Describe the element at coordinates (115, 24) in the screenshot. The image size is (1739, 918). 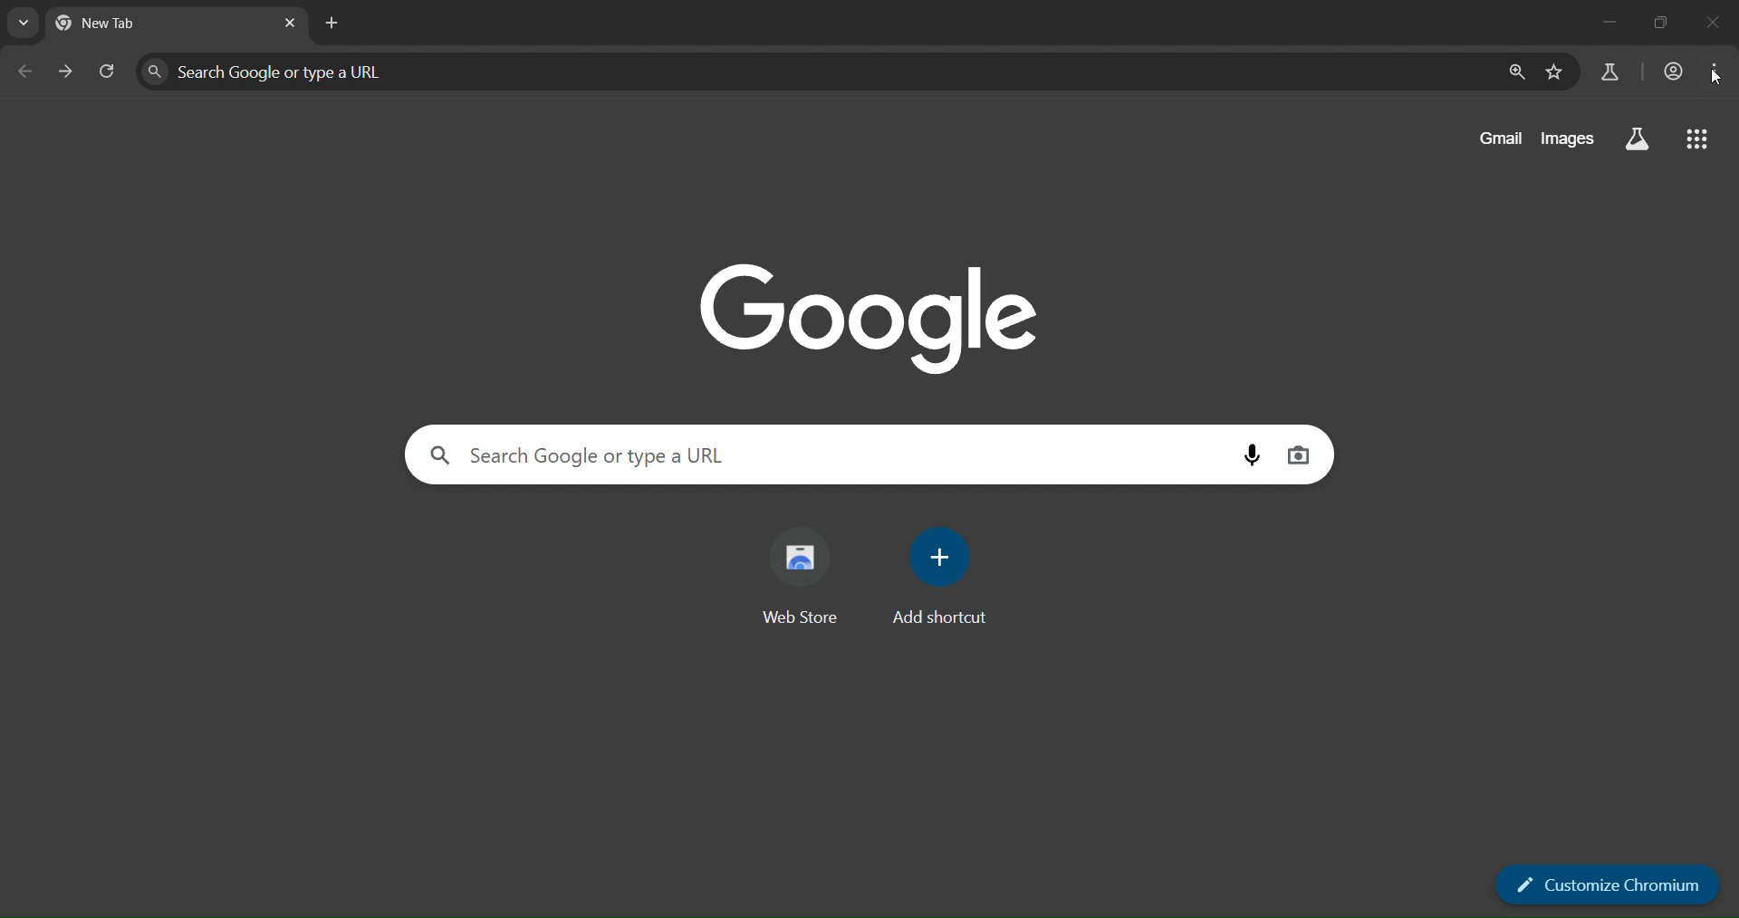
I see `current page` at that location.